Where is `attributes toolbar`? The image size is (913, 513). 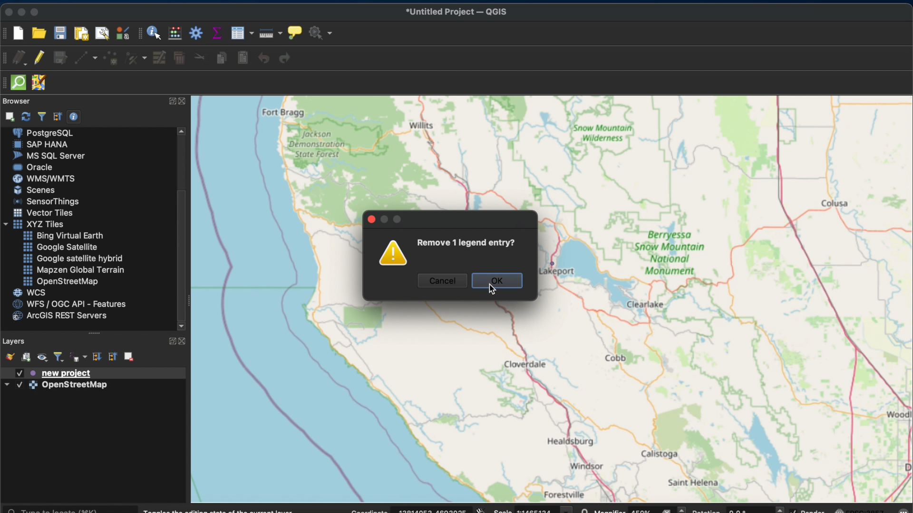
attributes toolbar is located at coordinates (141, 34).